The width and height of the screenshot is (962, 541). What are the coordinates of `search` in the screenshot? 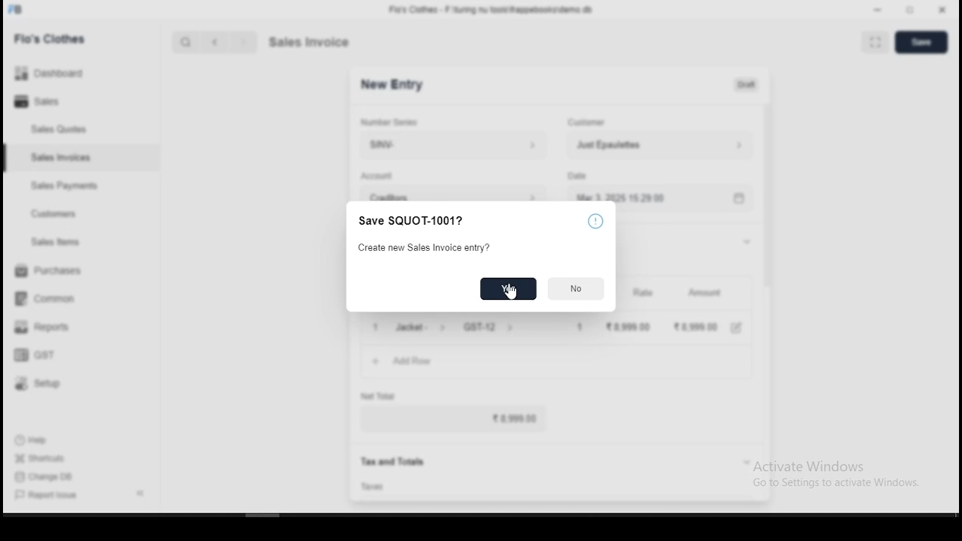 It's located at (186, 41).